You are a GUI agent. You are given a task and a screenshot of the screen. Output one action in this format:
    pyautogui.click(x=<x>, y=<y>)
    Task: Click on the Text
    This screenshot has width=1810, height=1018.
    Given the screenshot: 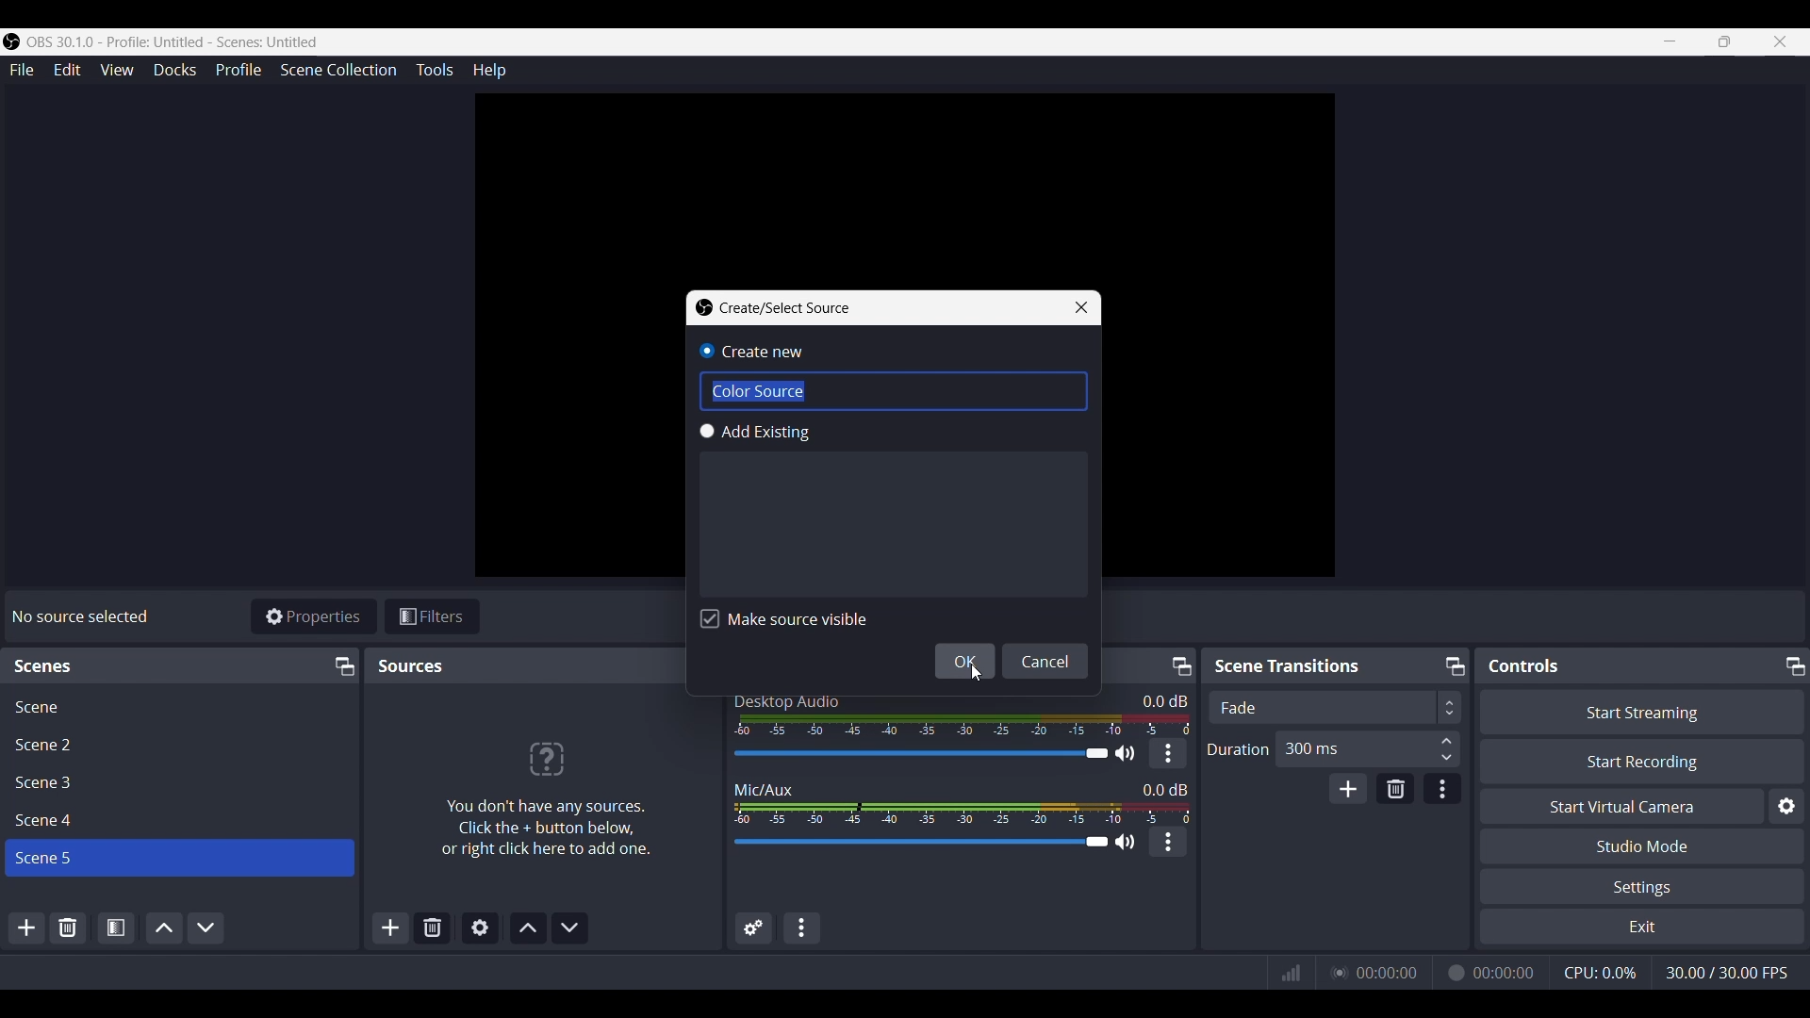 What is the action you would take?
    pyautogui.click(x=770, y=788)
    